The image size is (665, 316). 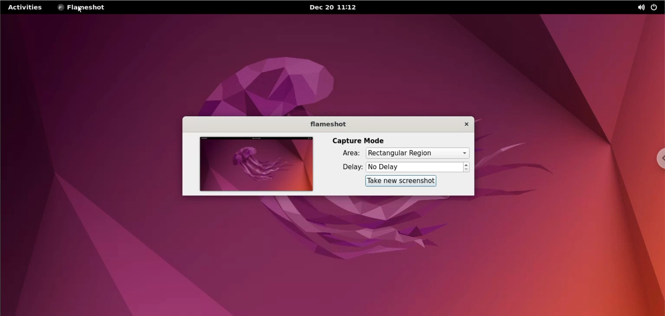 What do you see at coordinates (414, 167) in the screenshot?
I see `No Delay` at bounding box center [414, 167].